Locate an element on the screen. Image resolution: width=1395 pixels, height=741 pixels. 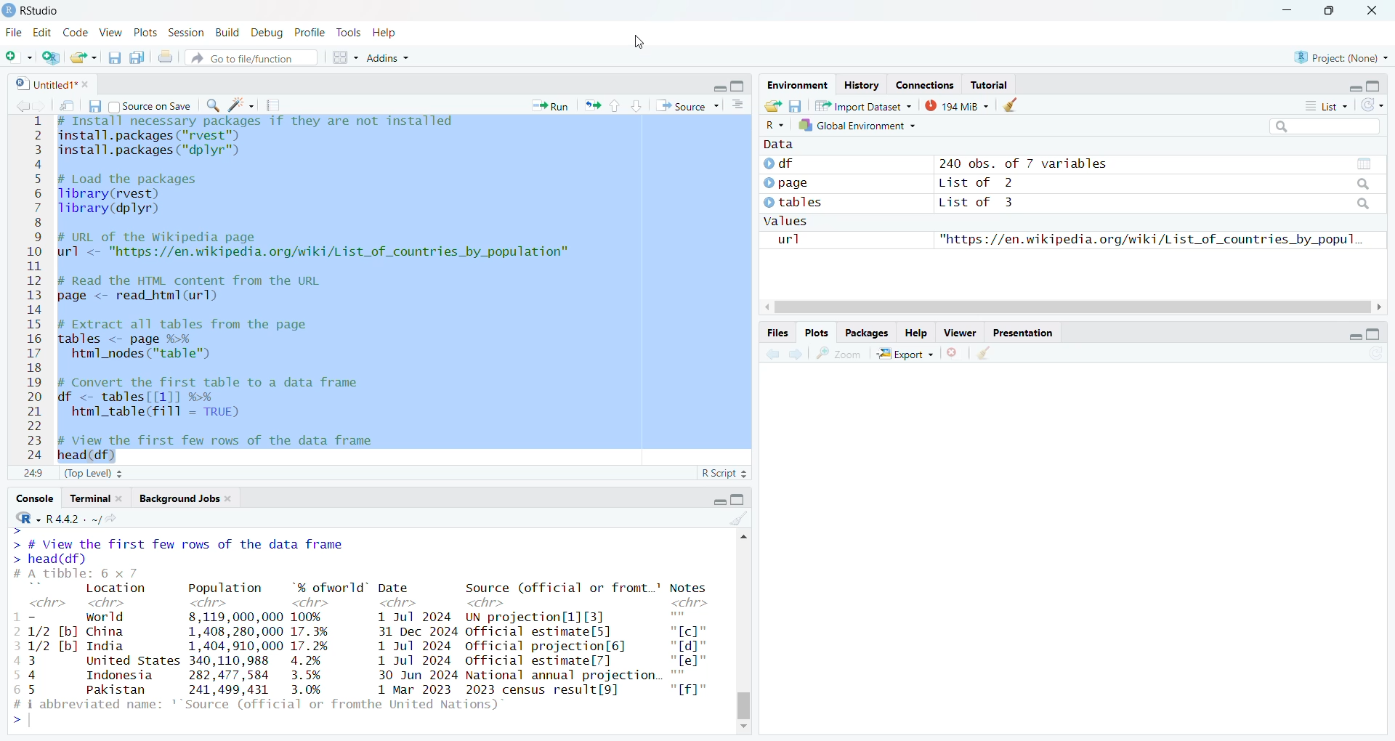
File is located at coordinates (14, 32).